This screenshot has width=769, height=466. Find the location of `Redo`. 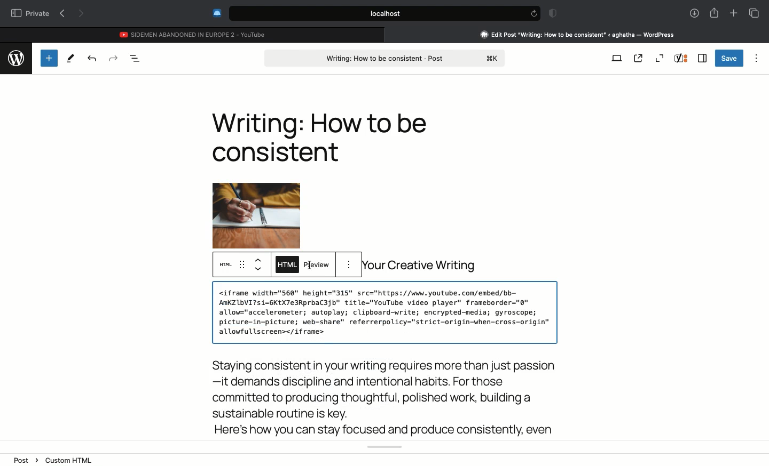

Redo is located at coordinates (113, 58).